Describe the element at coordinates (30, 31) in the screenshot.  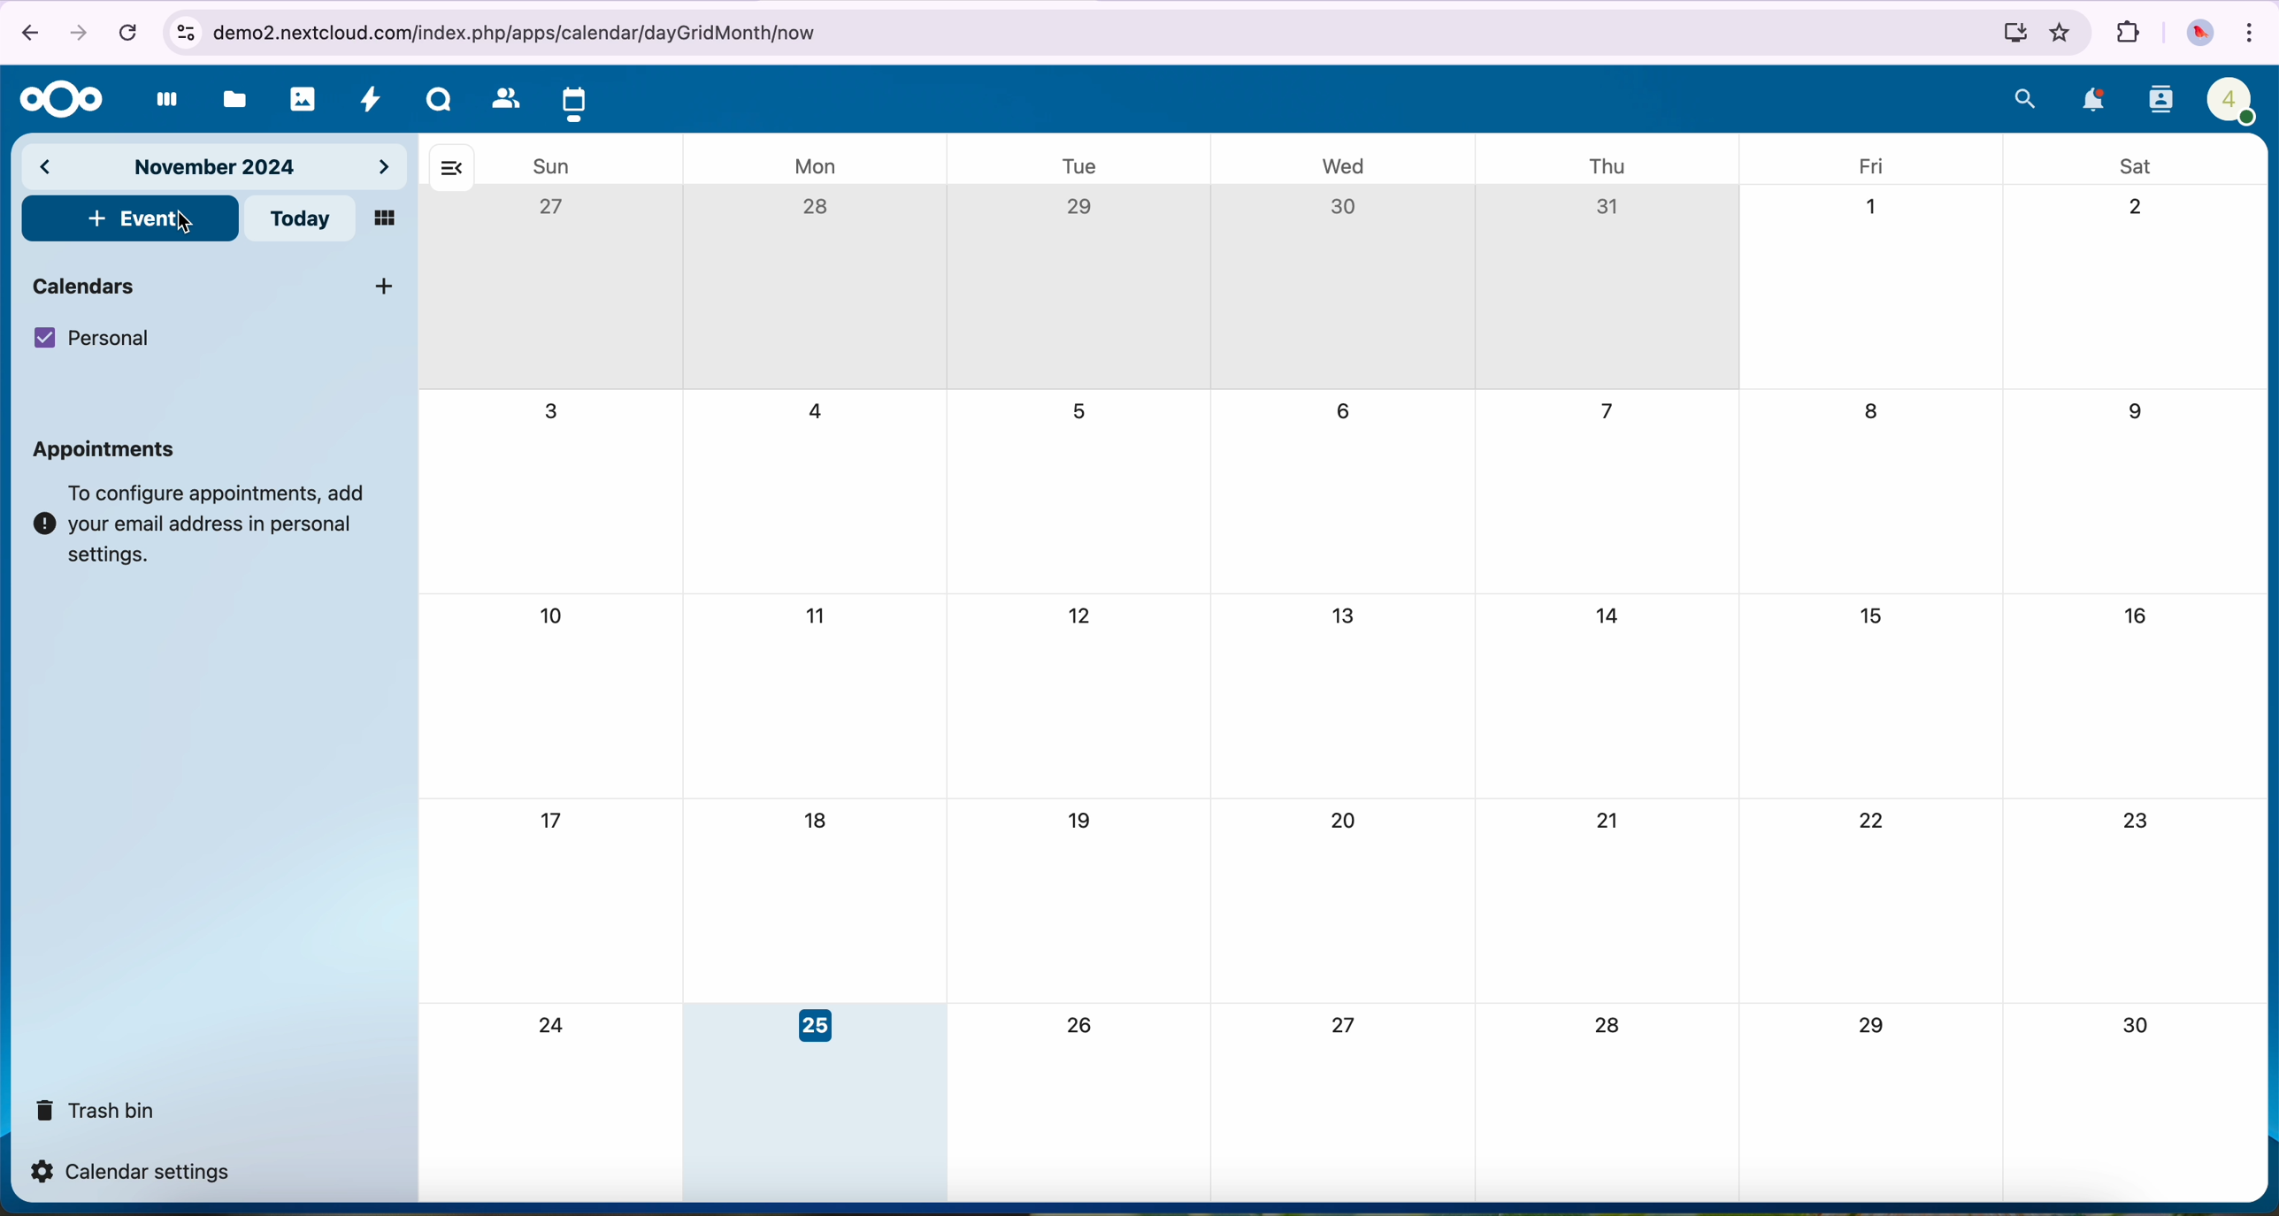
I see `navigate back` at that location.